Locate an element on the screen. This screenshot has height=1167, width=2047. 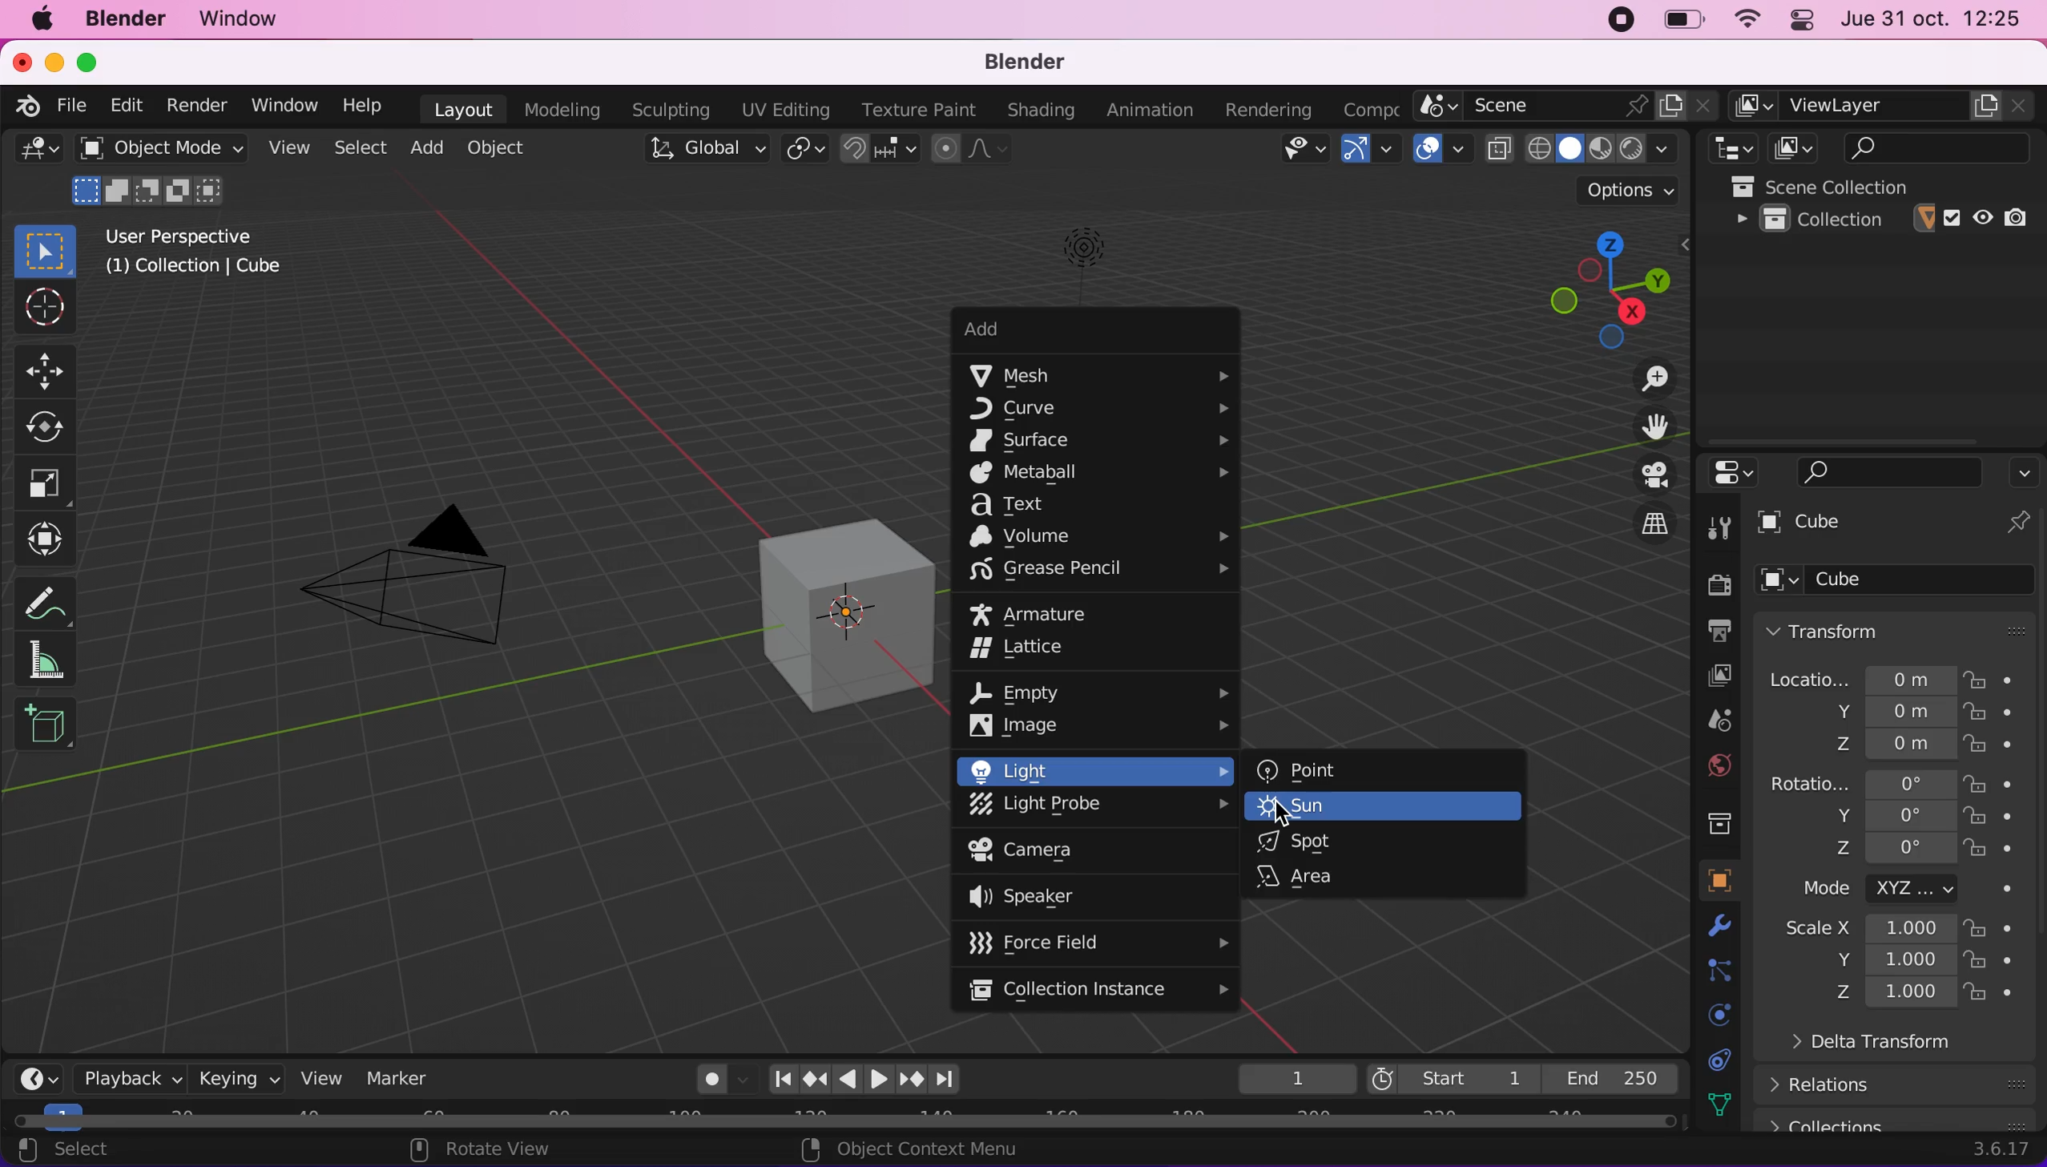
collections is located at coordinates (1900, 1121).